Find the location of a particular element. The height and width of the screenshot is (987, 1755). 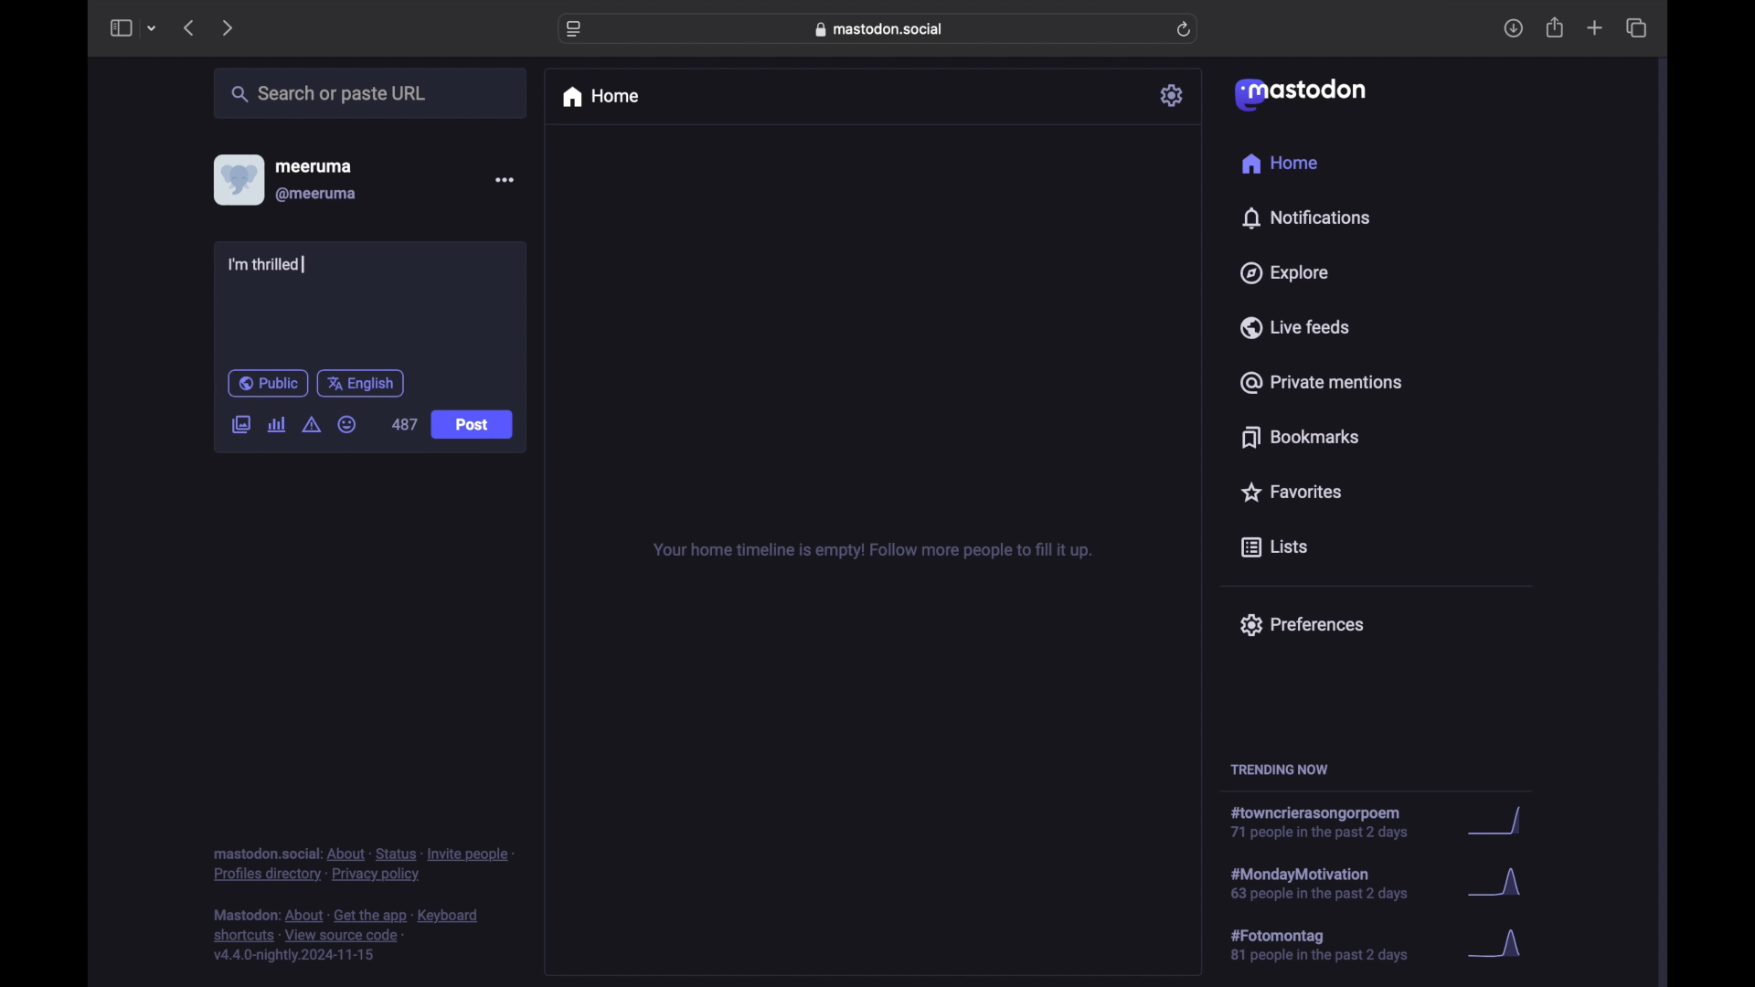

add content warning is located at coordinates (314, 425).